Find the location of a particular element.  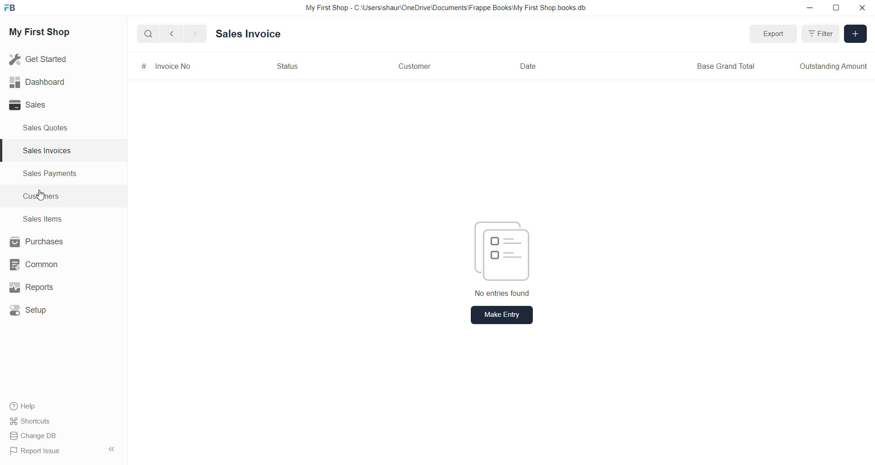

minimize is located at coordinates (813, 11).